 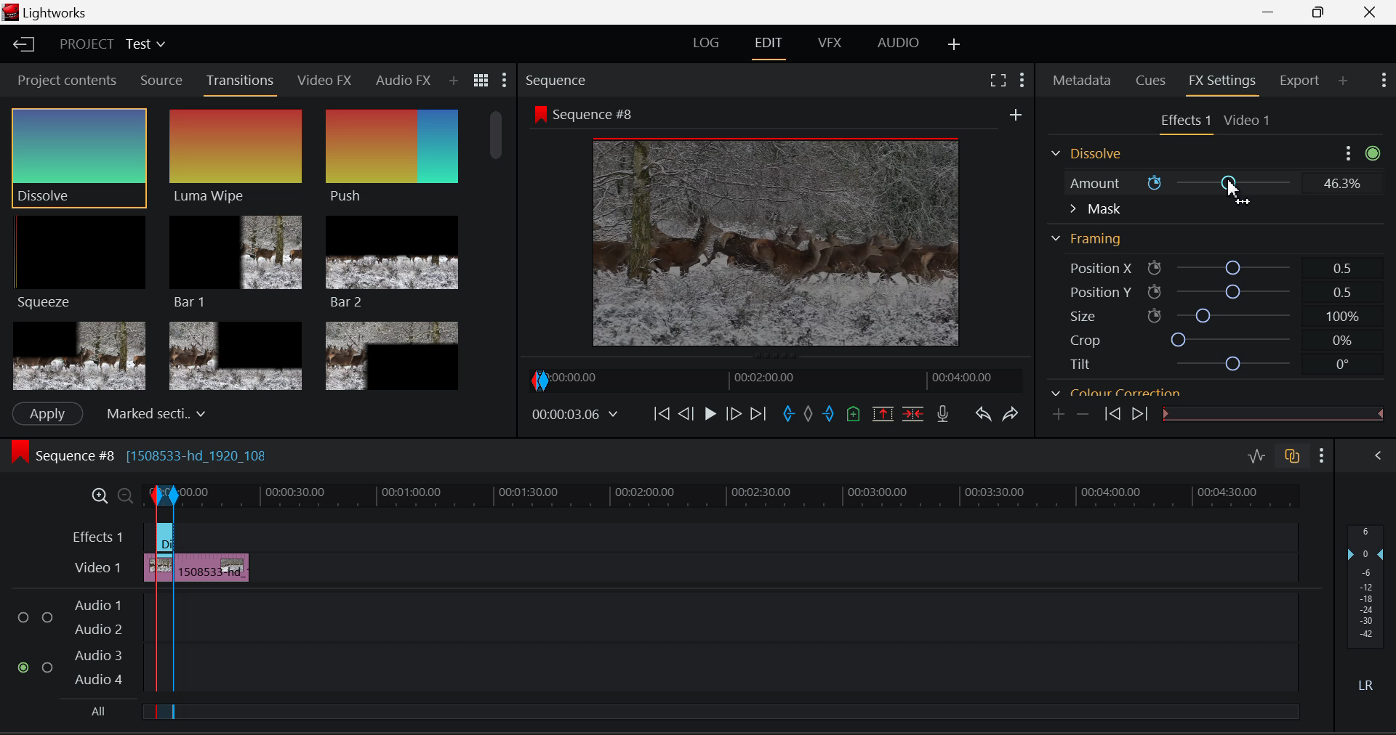 I want to click on Framing Section, so click(x=1088, y=240).